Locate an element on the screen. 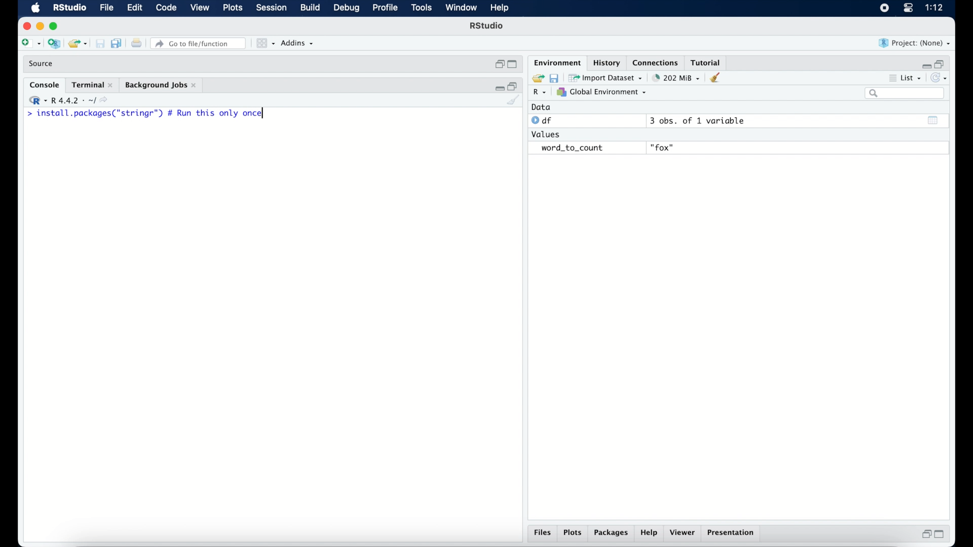 Image resolution: width=973 pixels, height=547 pixels. viewer is located at coordinates (683, 533).